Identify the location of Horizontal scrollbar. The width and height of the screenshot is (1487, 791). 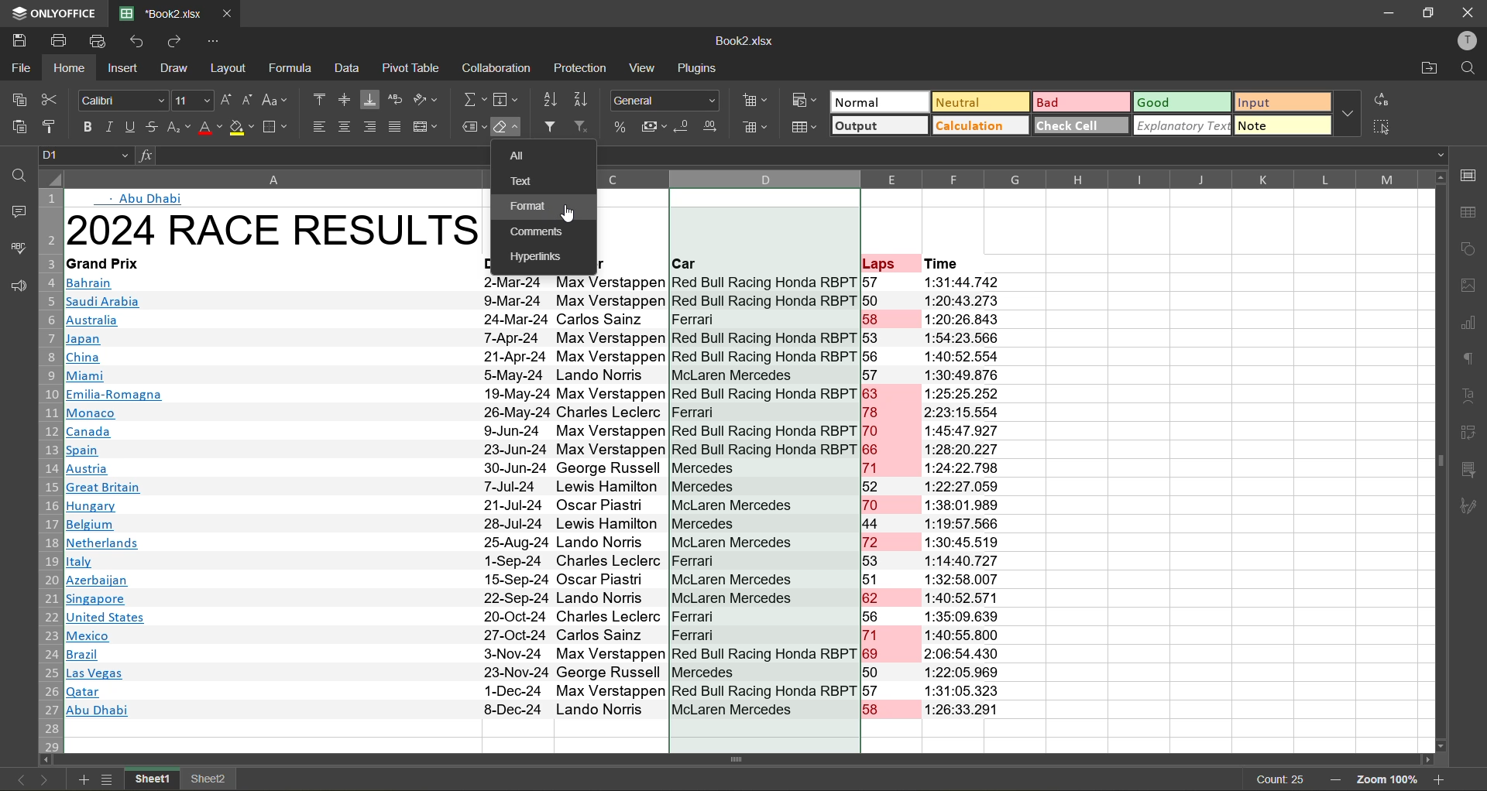
(743, 759).